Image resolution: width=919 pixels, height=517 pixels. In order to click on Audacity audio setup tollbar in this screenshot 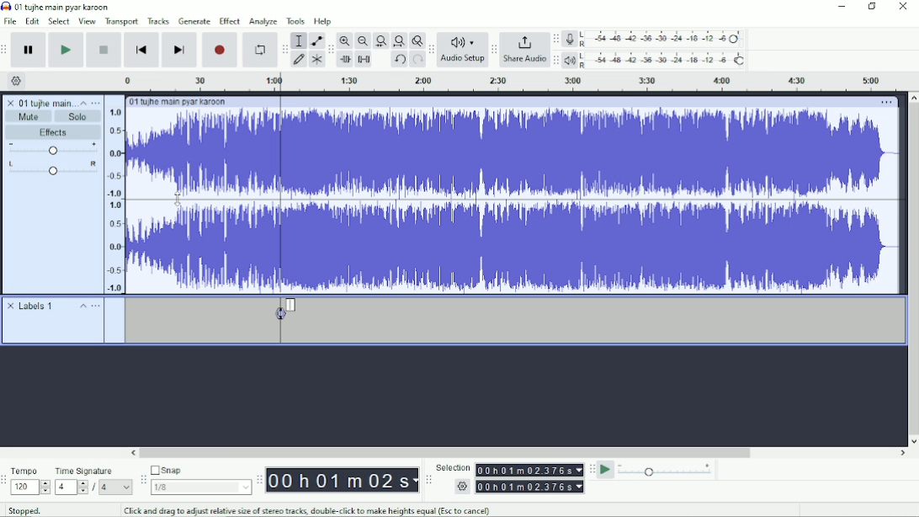, I will do `click(430, 50)`.